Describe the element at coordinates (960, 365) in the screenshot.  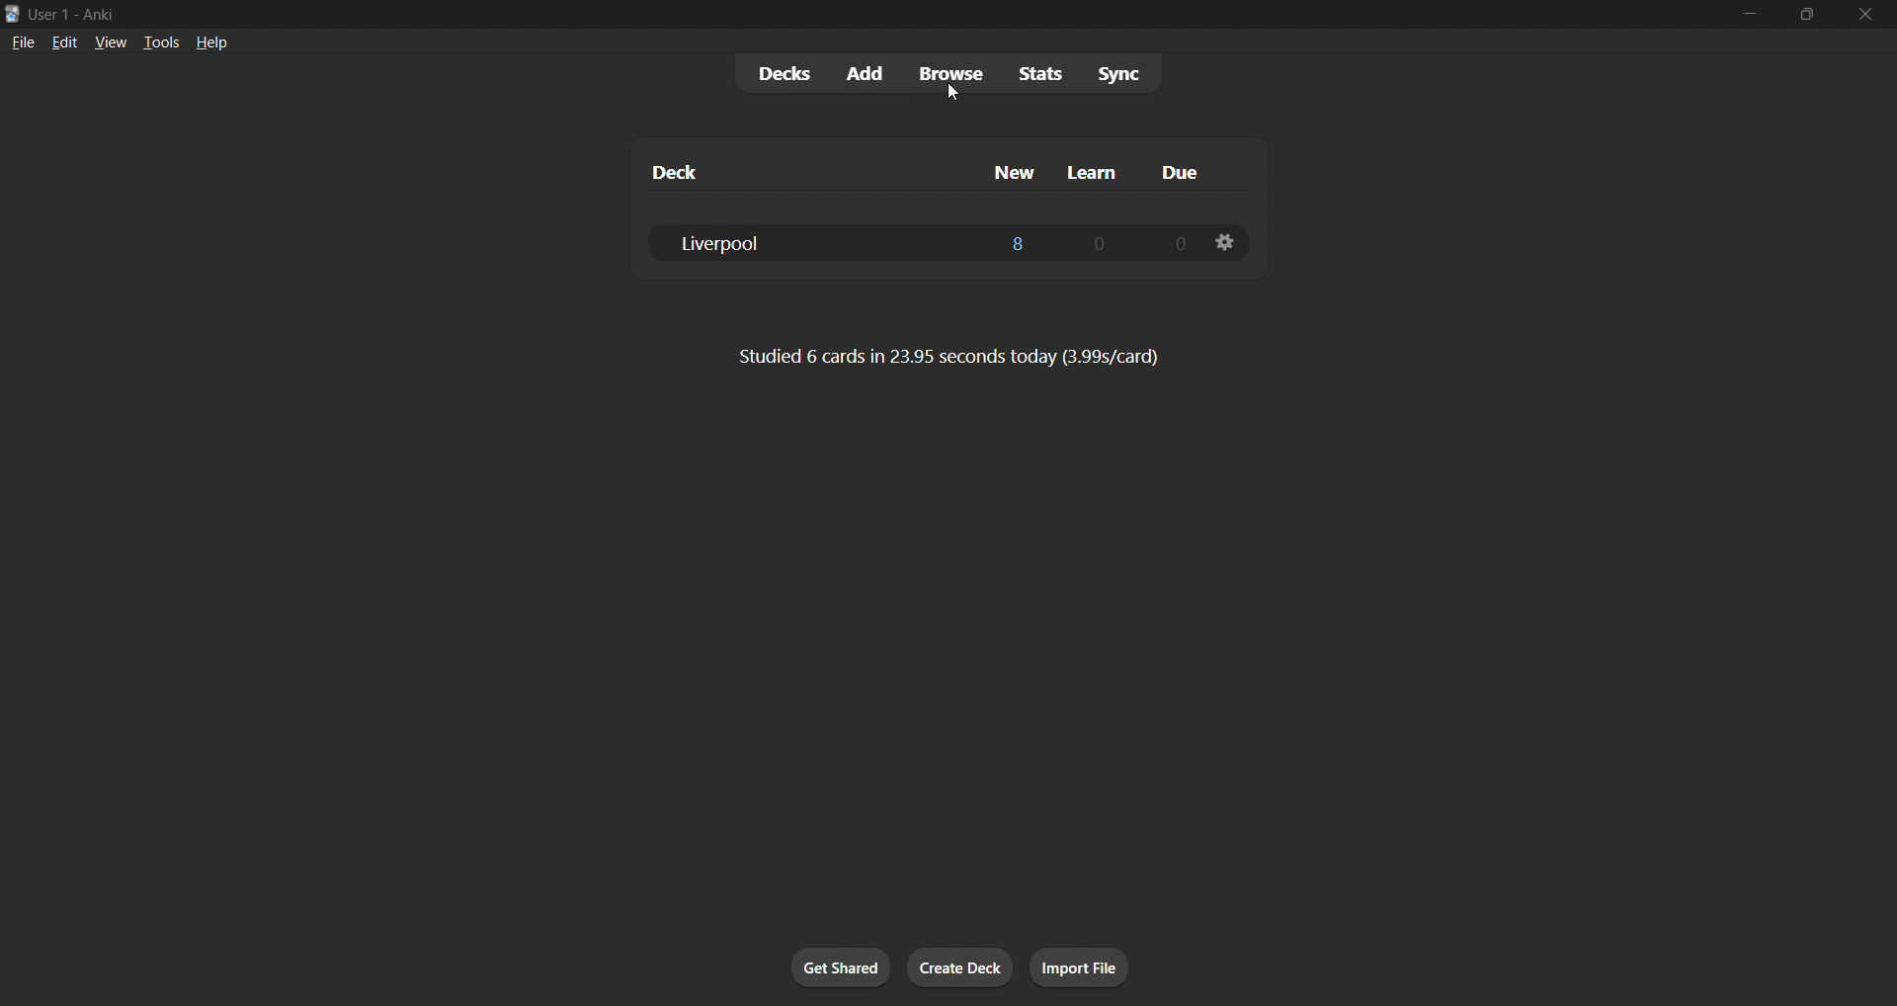
I see `Studied 6 cards in 23.95 seconds today (3.99s/card)` at that location.